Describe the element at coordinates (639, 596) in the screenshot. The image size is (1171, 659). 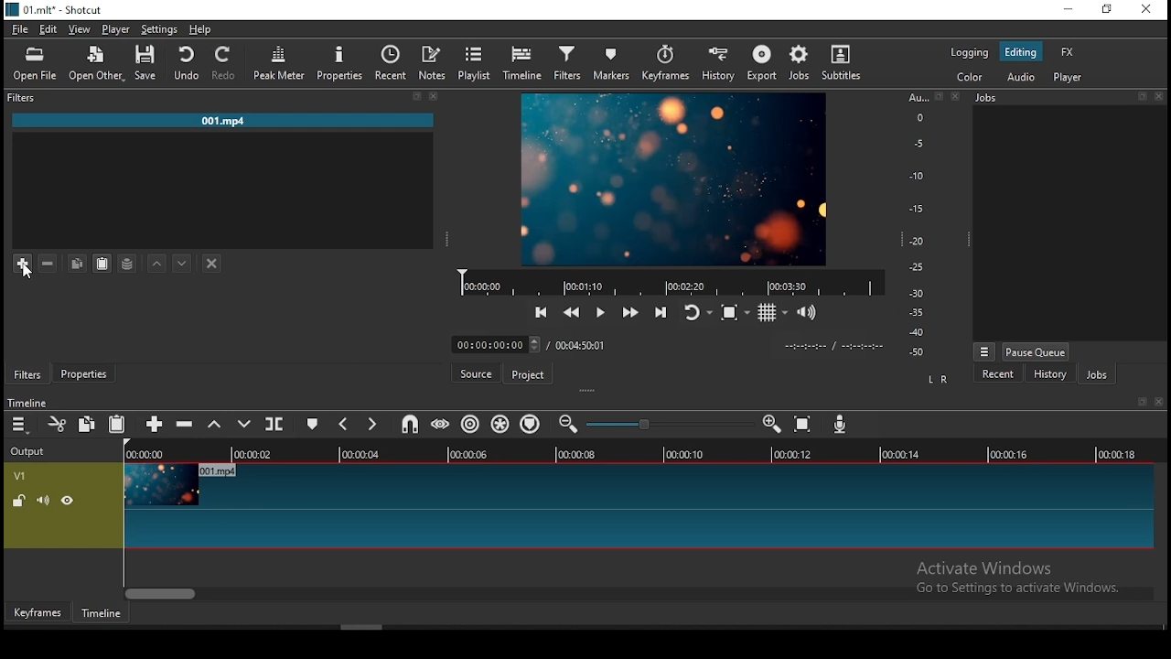
I see `scroll bar` at that location.